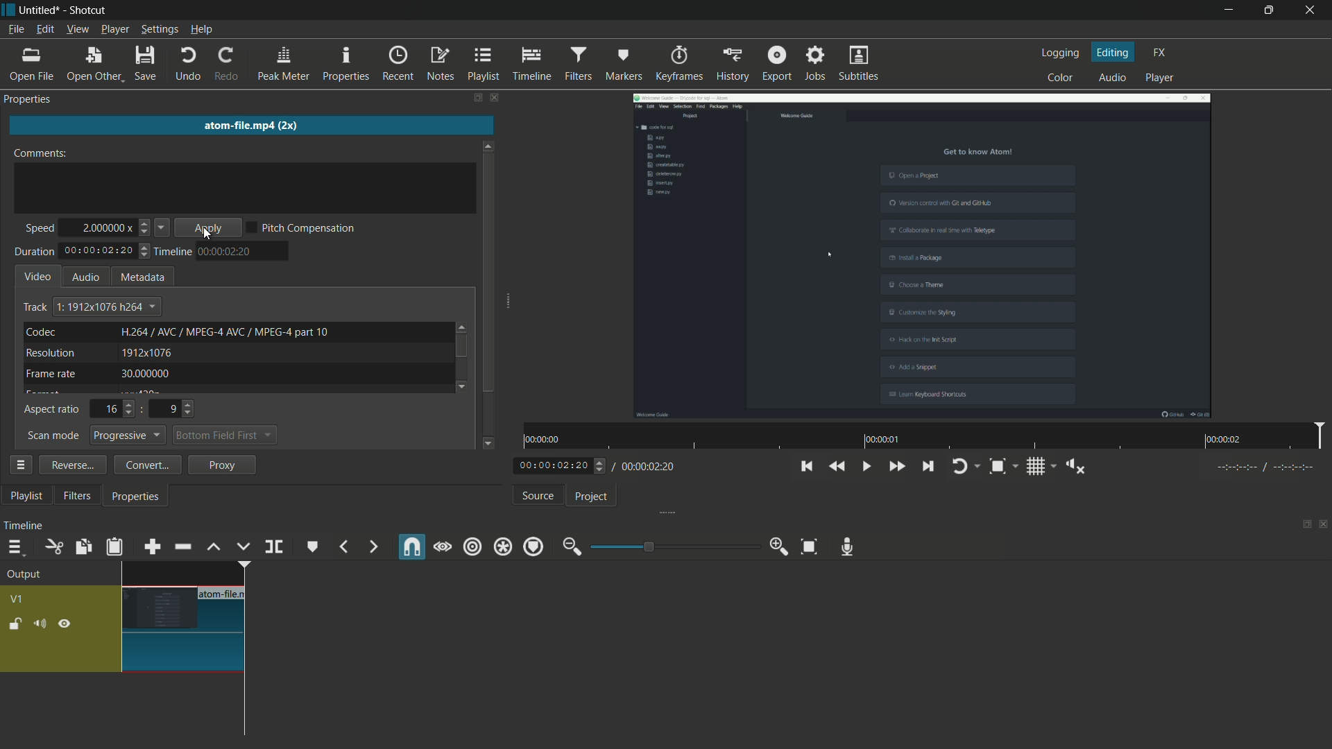  Describe the element at coordinates (16, 601) in the screenshot. I see `v1` at that location.